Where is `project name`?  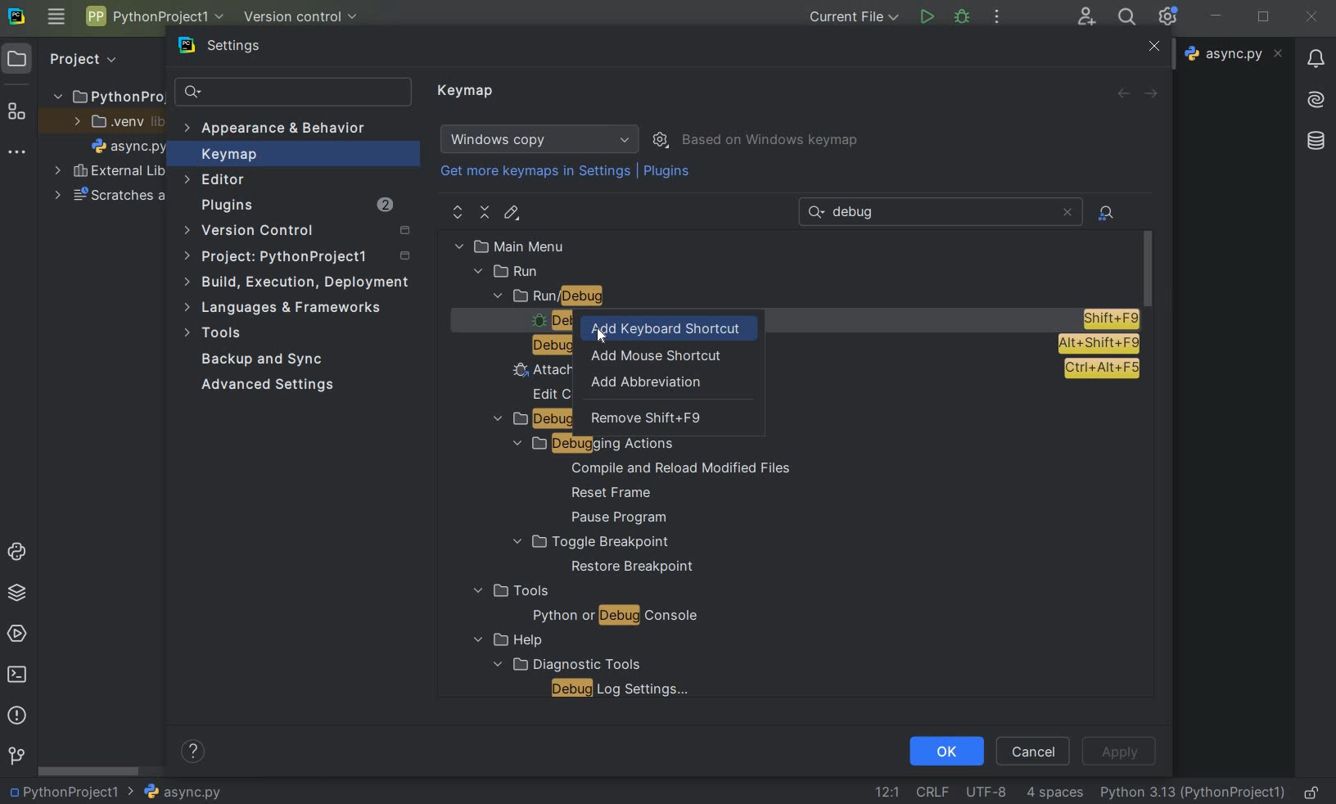 project name is located at coordinates (61, 792).